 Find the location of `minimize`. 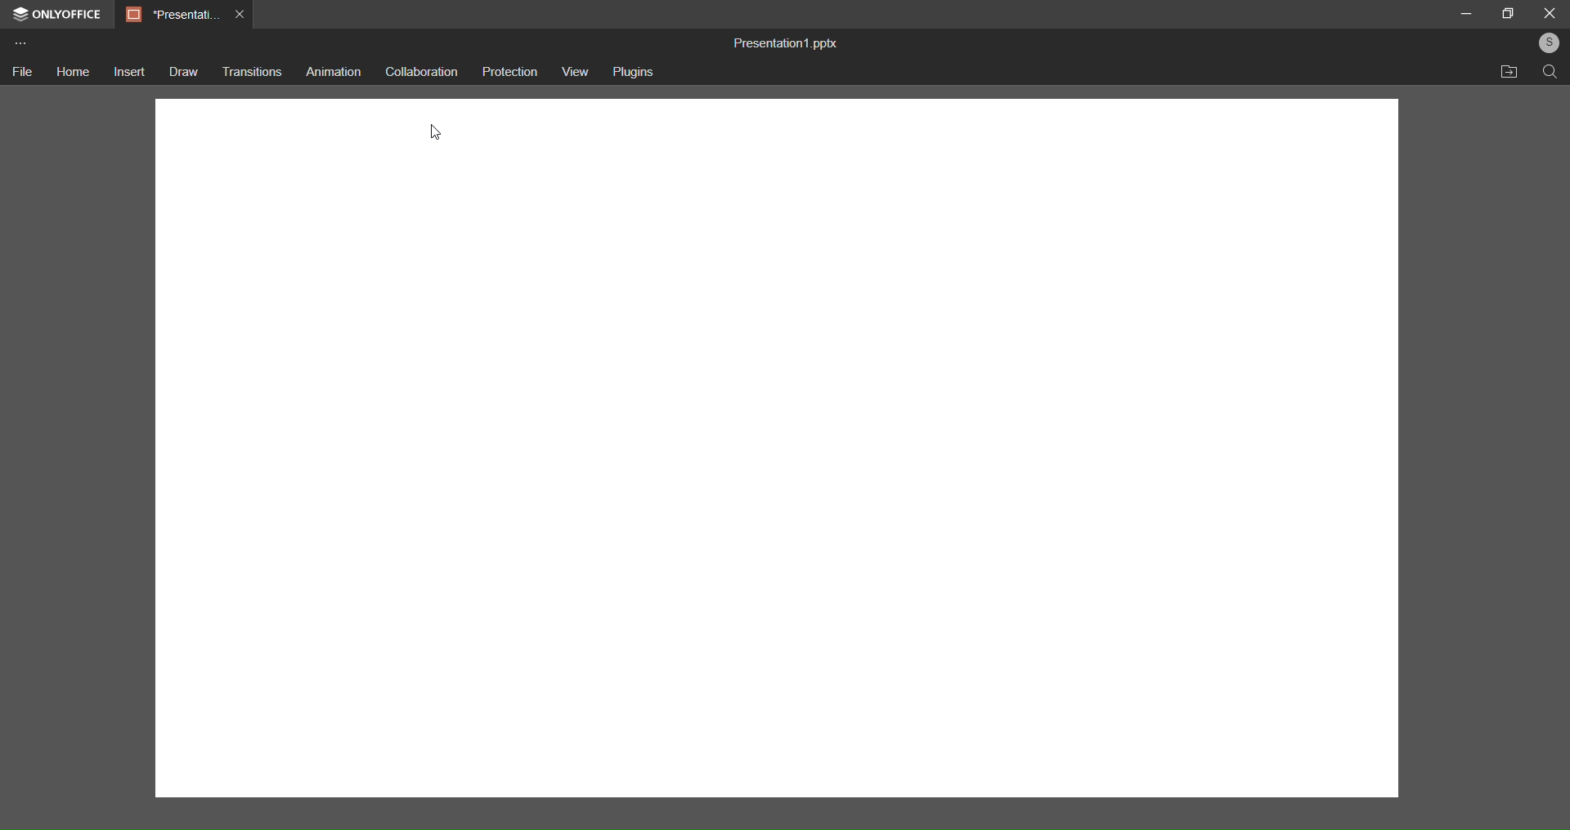

minimize is located at coordinates (1467, 13).